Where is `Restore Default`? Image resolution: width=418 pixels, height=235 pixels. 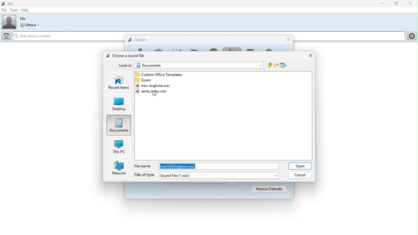 Restore Default is located at coordinates (267, 189).